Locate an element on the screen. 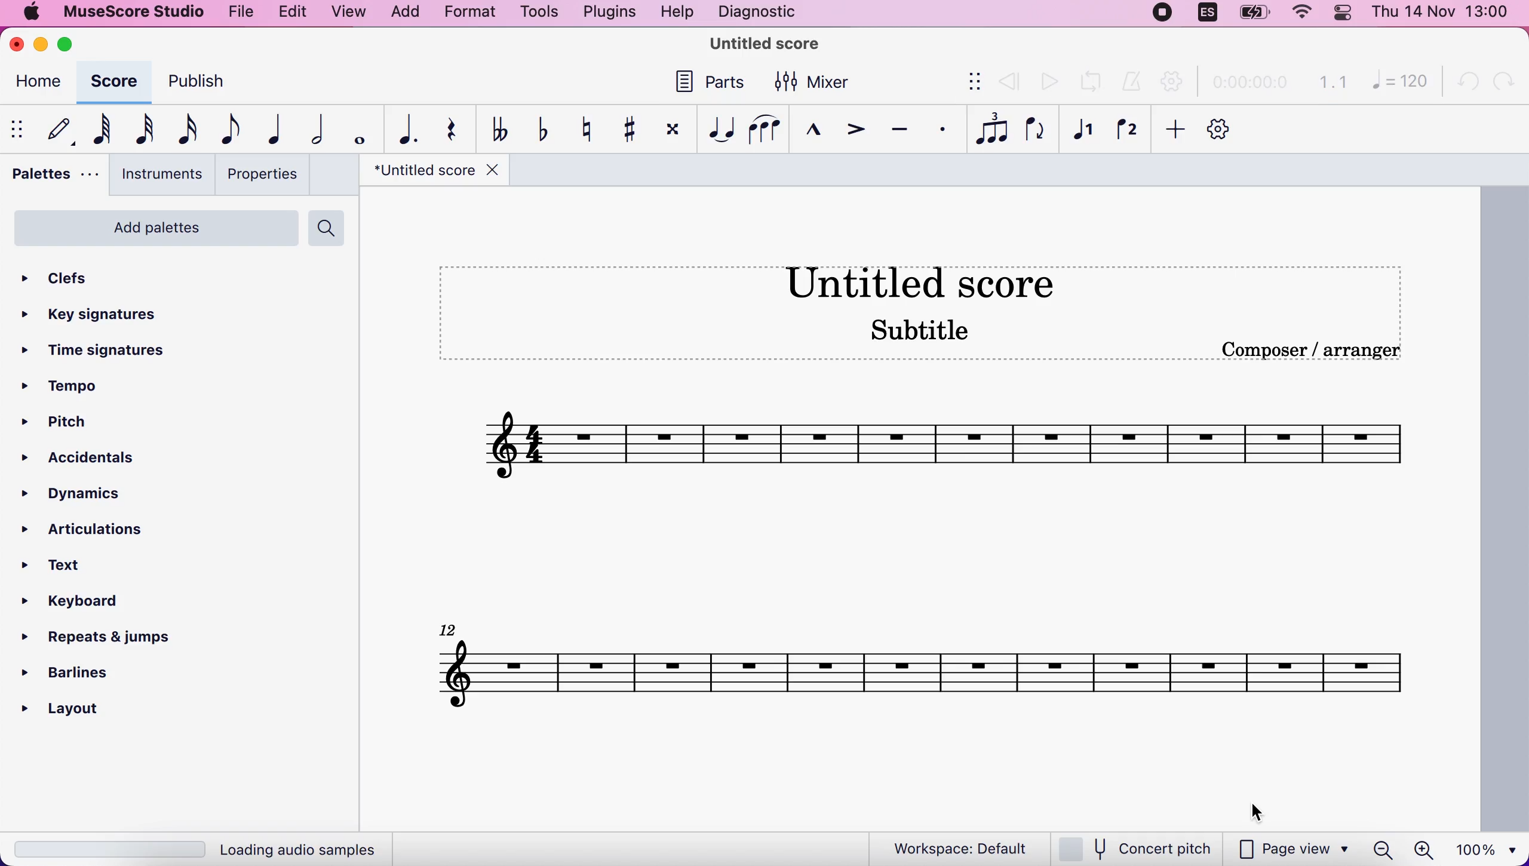 This screenshot has height=866, width=1529. accidentals is located at coordinates (97, 460).